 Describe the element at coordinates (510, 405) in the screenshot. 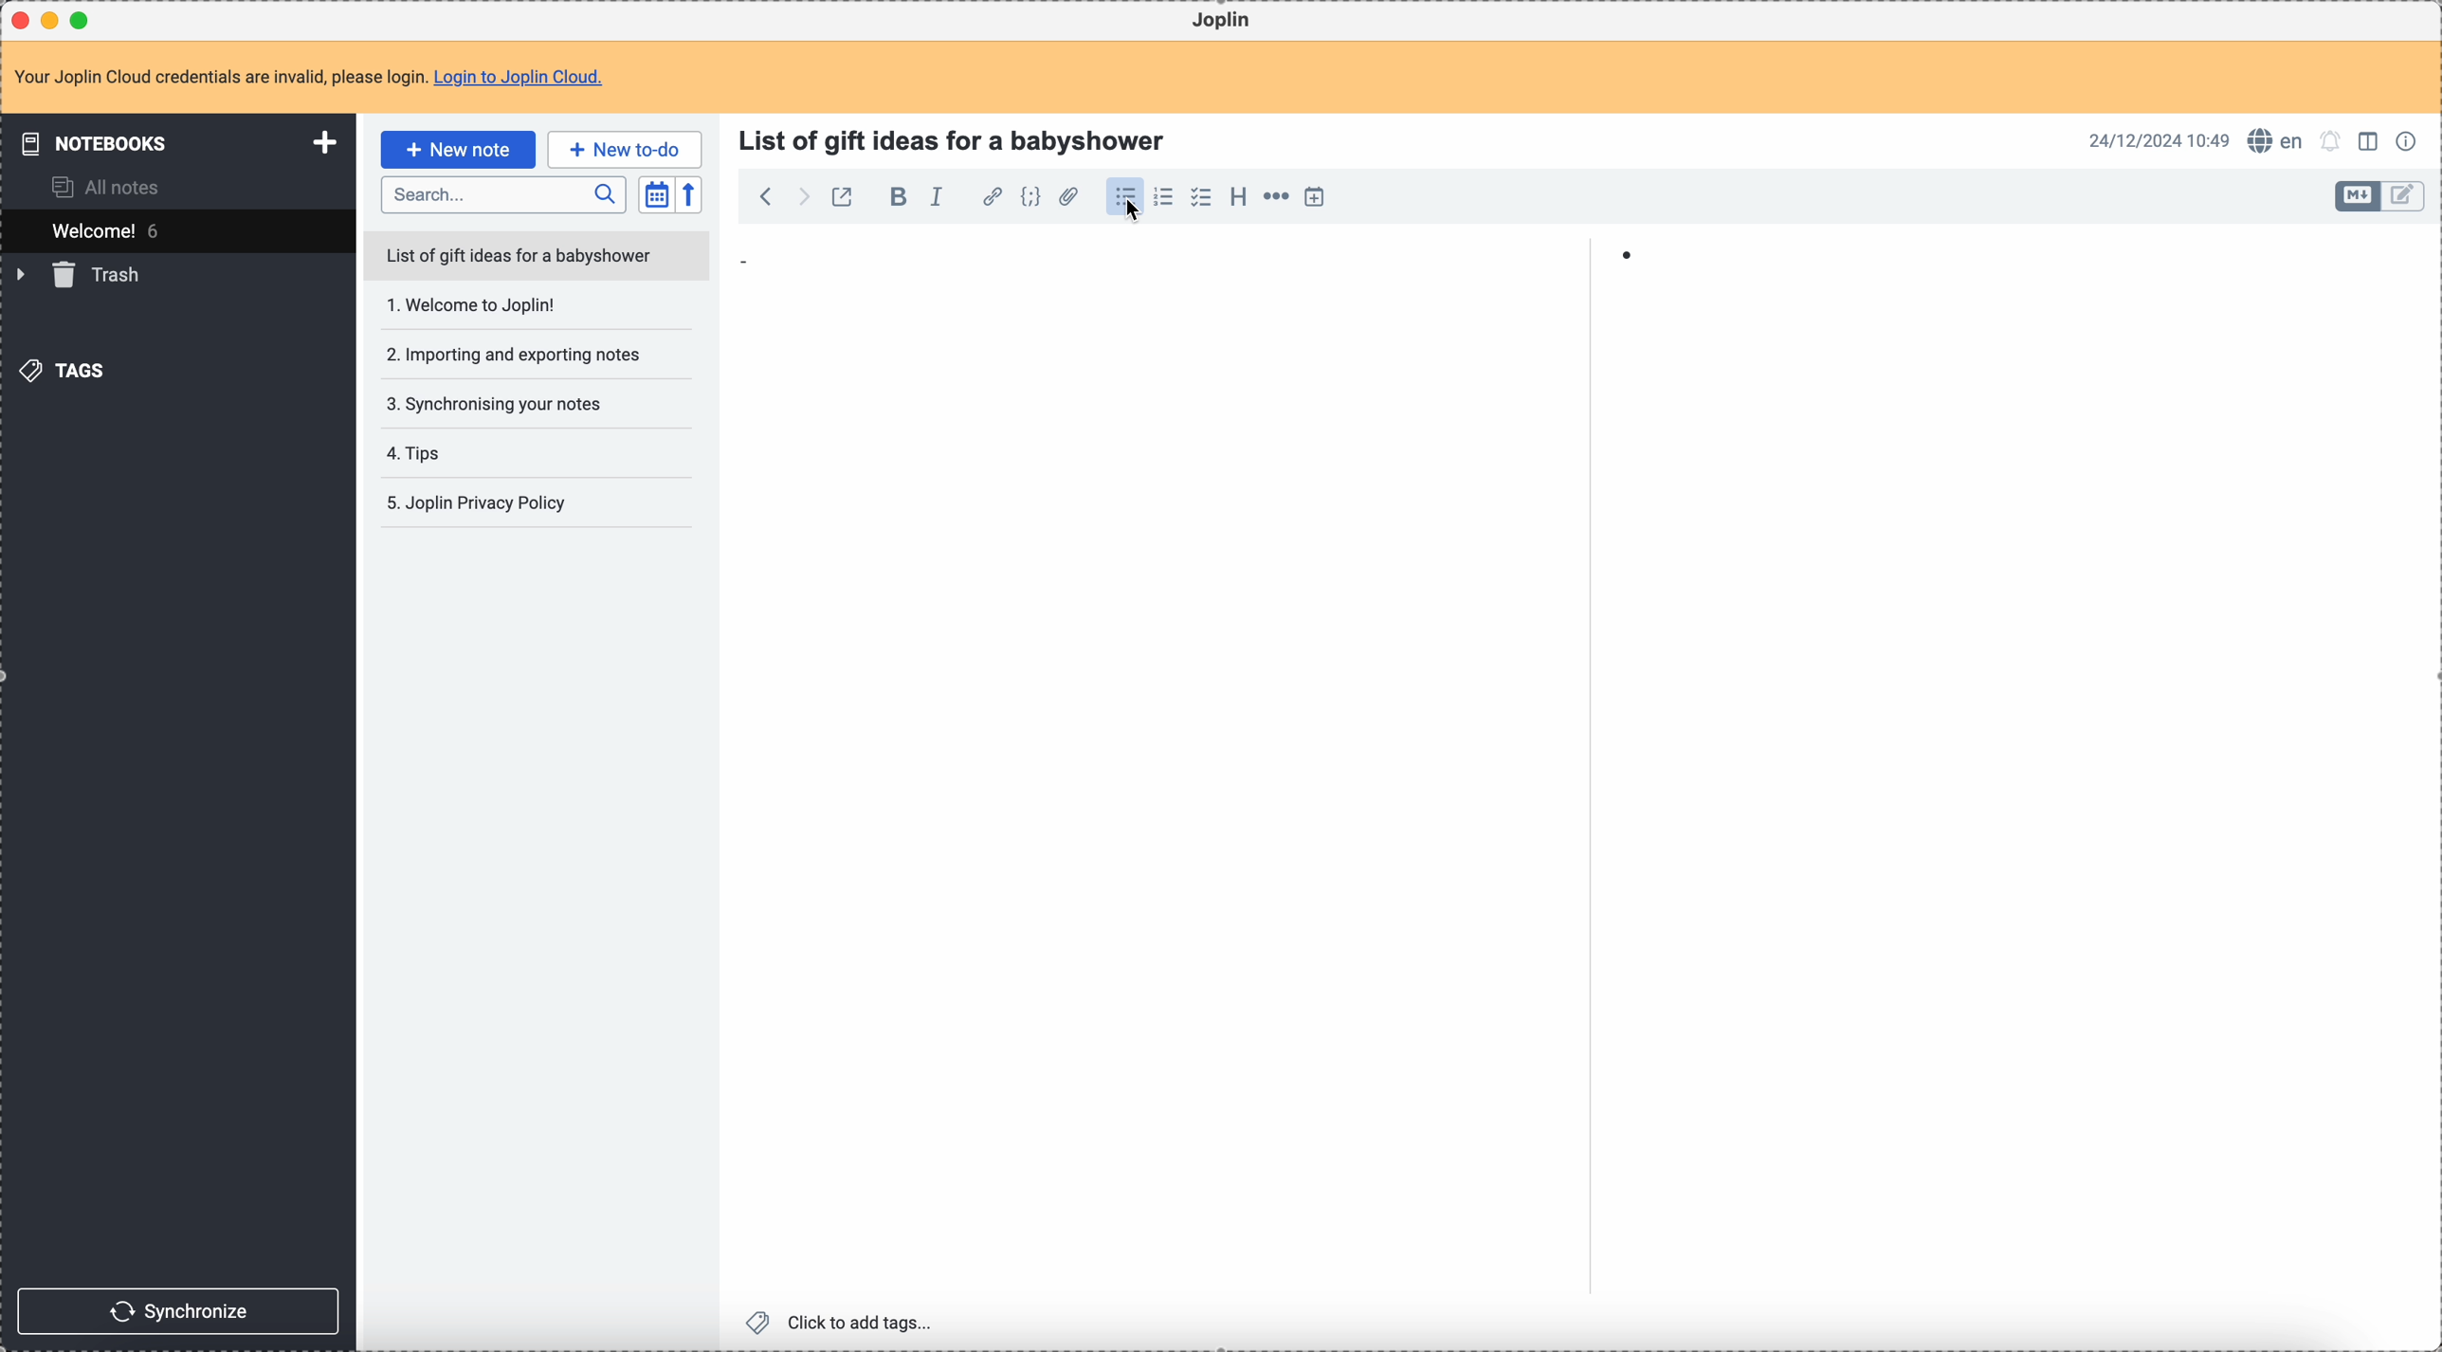

I see `synchronising your notes` at that location.